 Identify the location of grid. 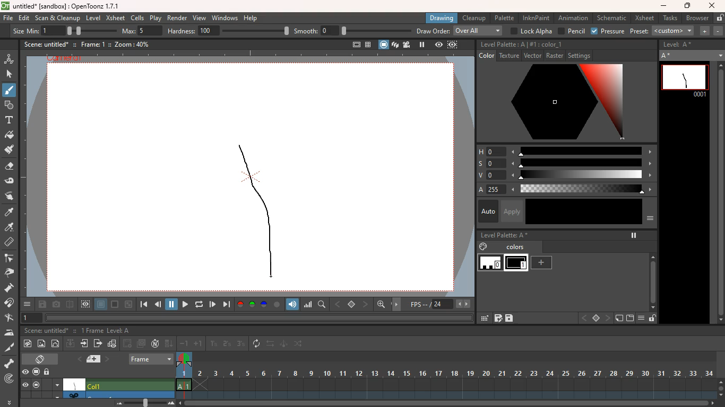
(498, 319).